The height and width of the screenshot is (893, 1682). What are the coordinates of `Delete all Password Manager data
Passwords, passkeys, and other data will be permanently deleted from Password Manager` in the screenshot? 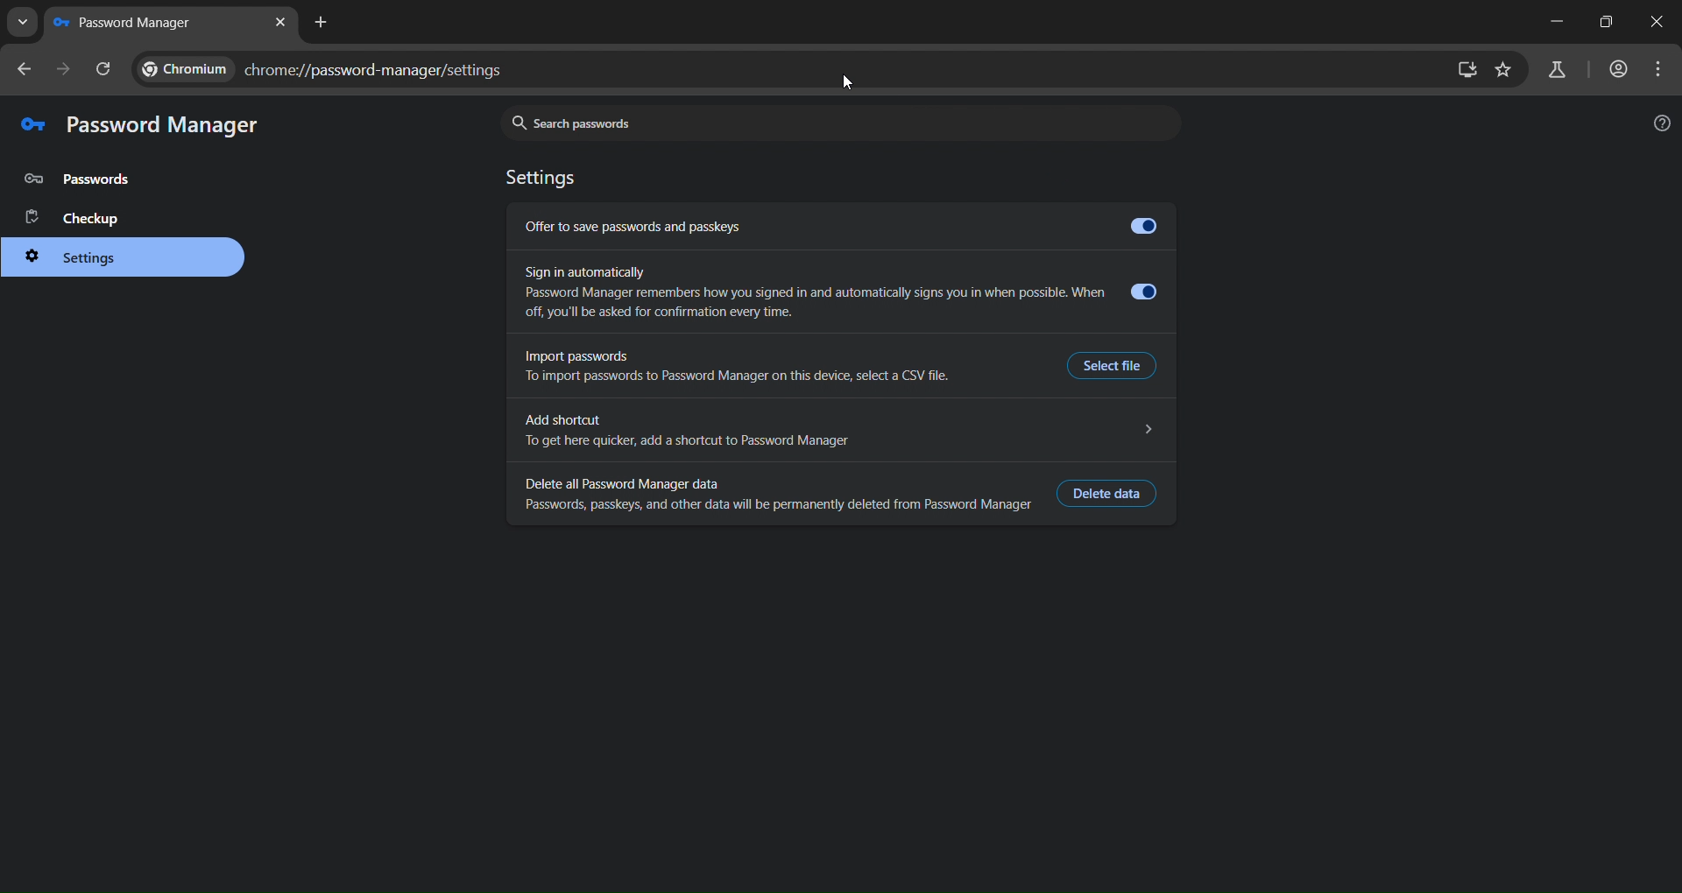 It's located at (777, 490).